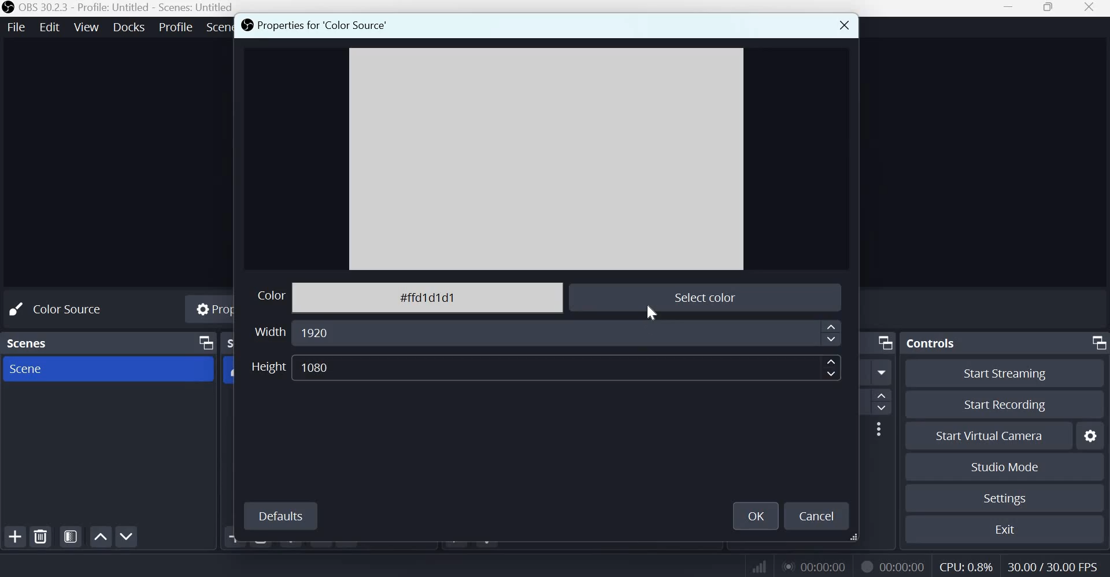 The height and width of the screenshot is (577, 1110). Describe the element at coordinates (127, 8) in the screenshot. I see `OBS 30.2.3 - Profile: Untitled - Scenes: Untitled` at that location.